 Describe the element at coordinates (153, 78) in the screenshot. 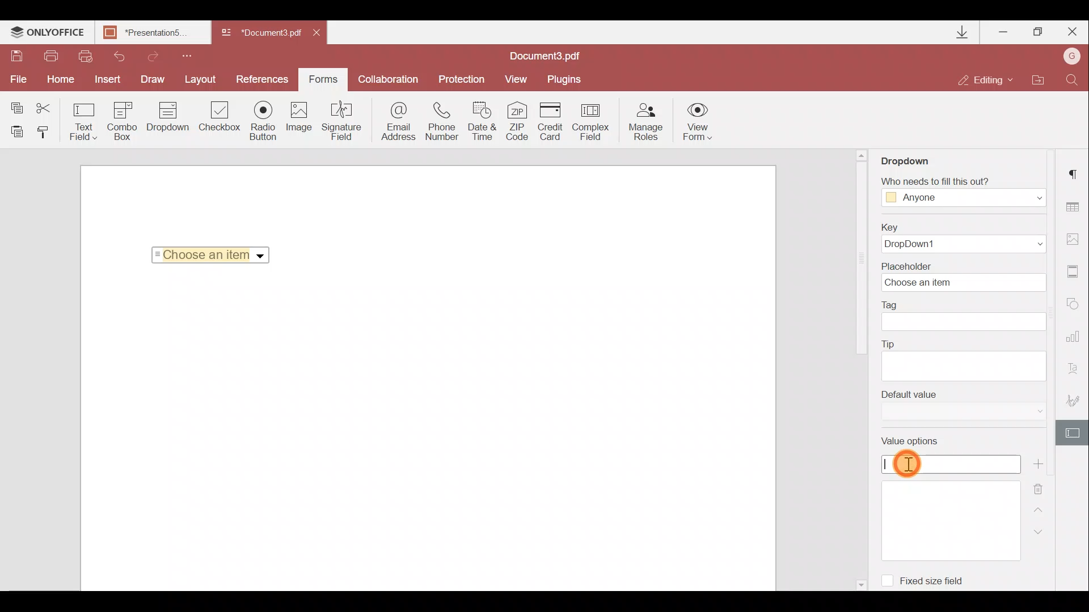

I see `Draw` at that location.